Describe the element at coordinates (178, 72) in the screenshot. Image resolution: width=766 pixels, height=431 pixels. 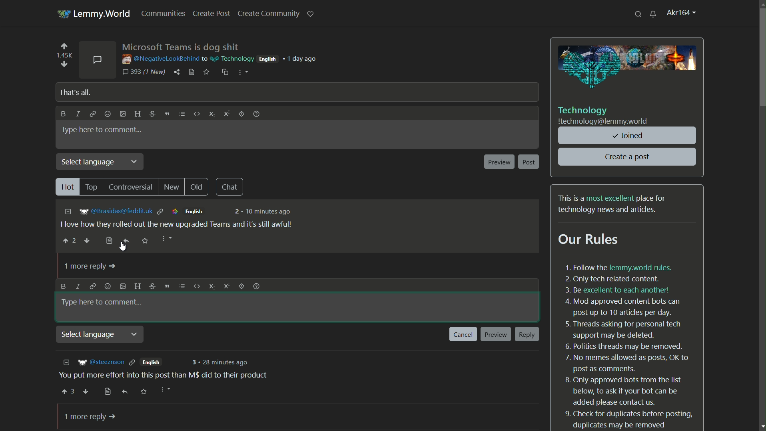
I see `share` at that location.